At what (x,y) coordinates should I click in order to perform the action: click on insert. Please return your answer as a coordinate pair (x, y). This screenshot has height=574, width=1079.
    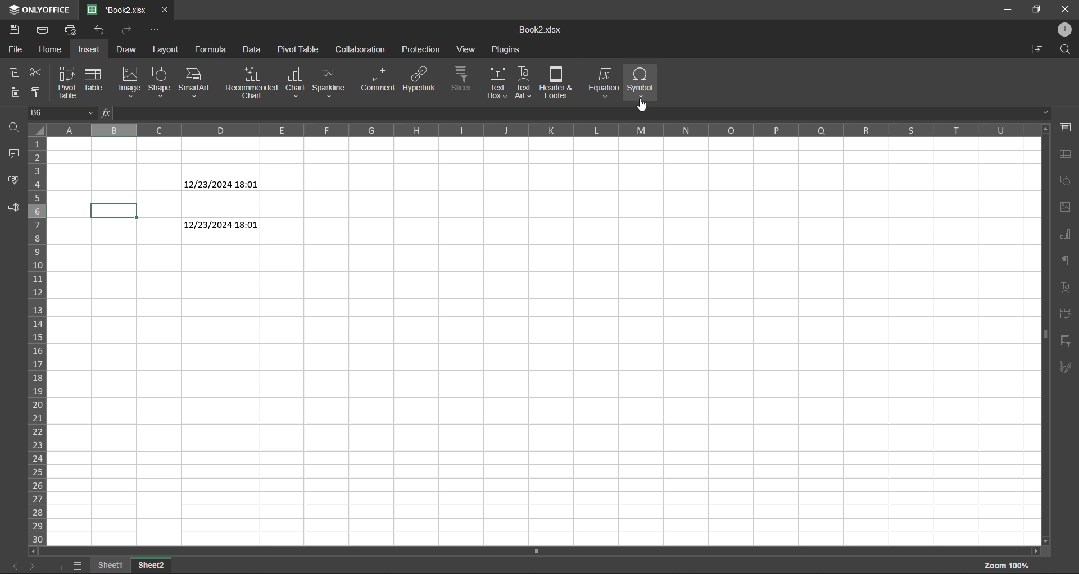
    Looking at the image, I should click on (89, 51).